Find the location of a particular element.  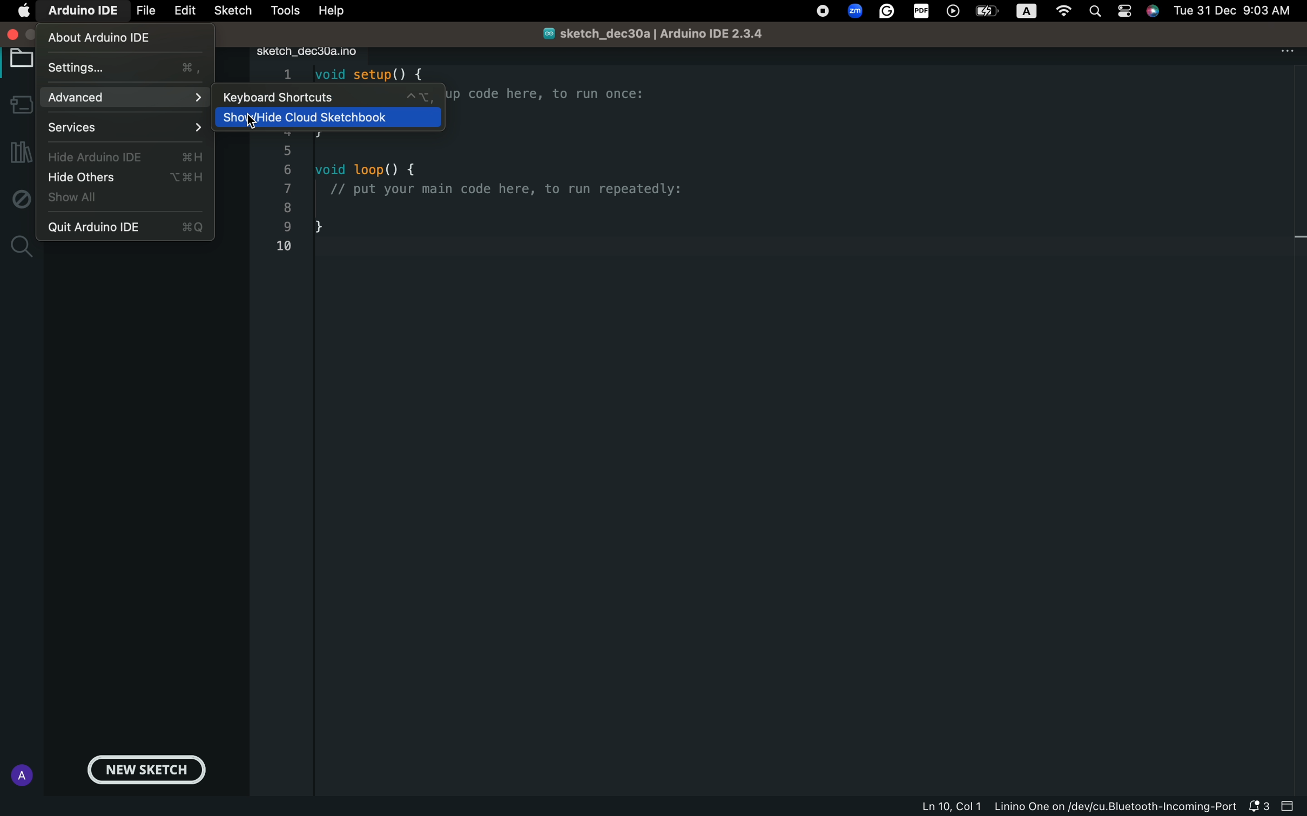

arduino ide is located at coordinates (77, 12).